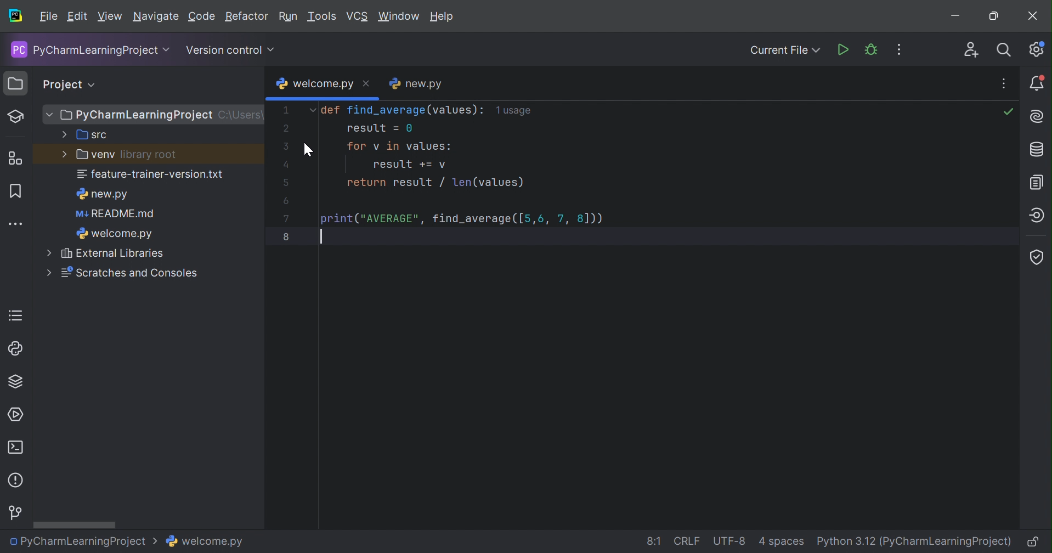  What do you see at coordinates (15, 513) in the screenshot?
I see `Version Control` at bounding box center [15, 513].